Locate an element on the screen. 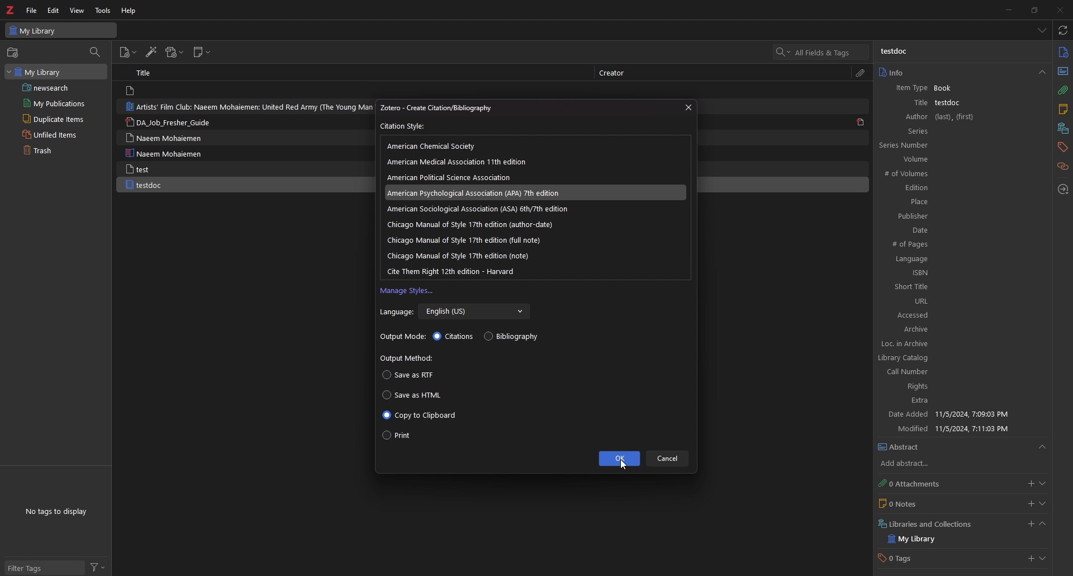  add abstract is located at coordinates (914, 464).